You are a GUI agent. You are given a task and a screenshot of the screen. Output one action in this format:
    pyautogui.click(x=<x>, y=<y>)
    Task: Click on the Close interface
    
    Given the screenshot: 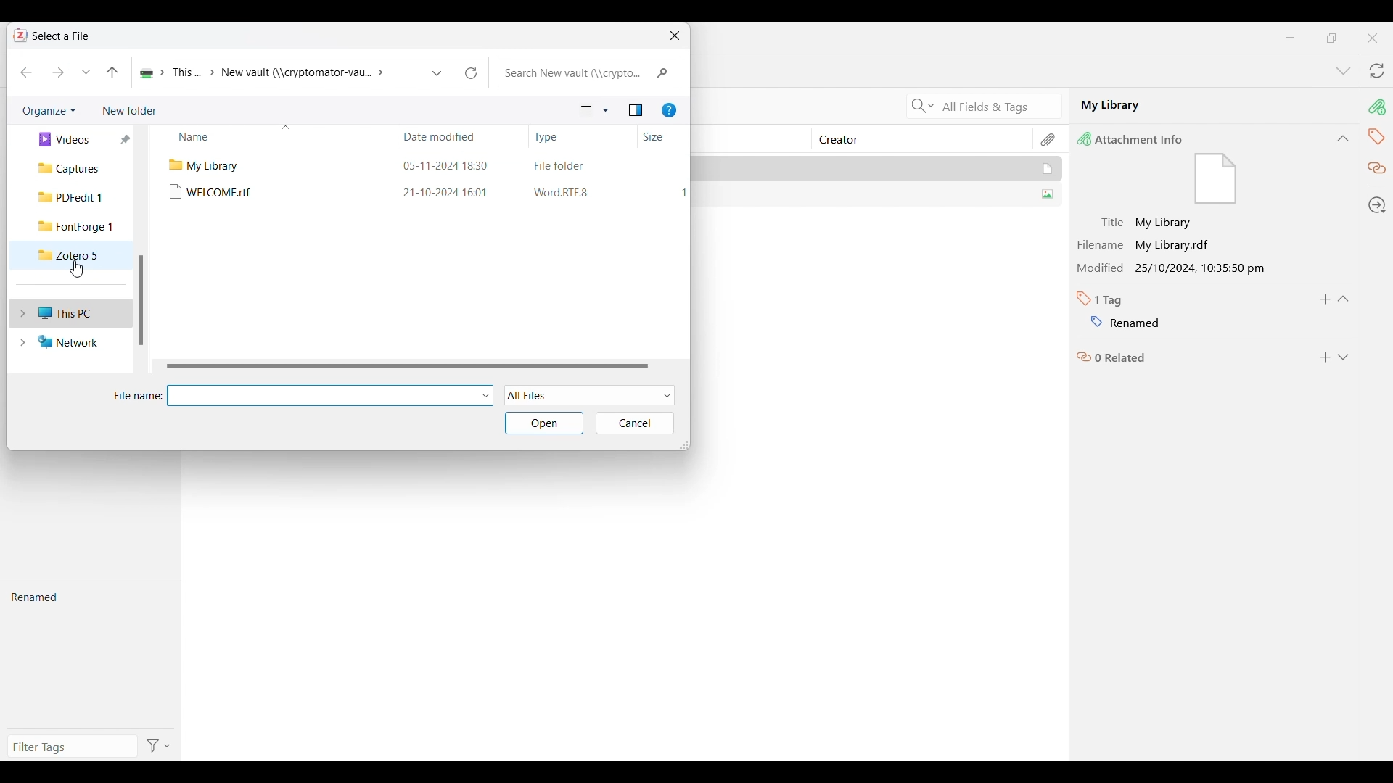 What is the action you would take?
    pyautogui.click(x=1372, y=38)
    